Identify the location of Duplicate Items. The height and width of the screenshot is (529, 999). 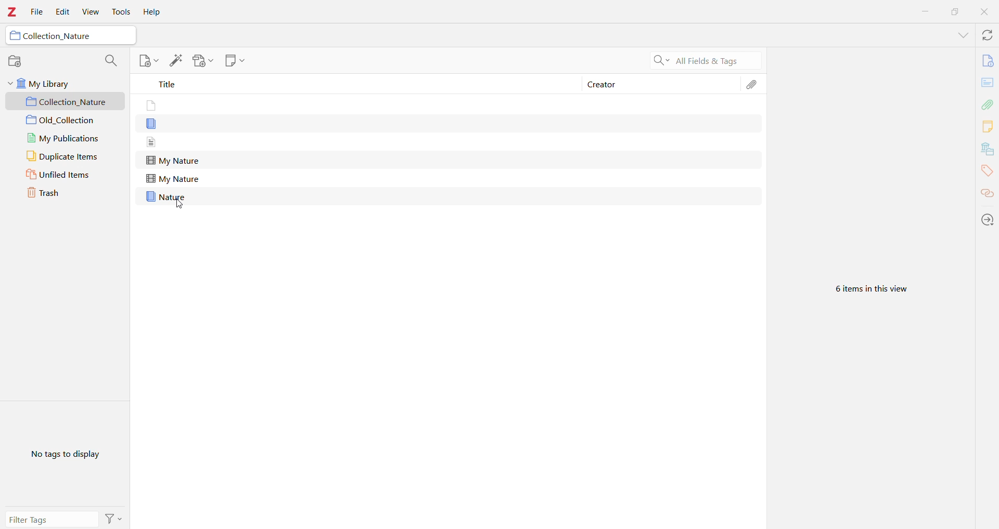
(63, 156).